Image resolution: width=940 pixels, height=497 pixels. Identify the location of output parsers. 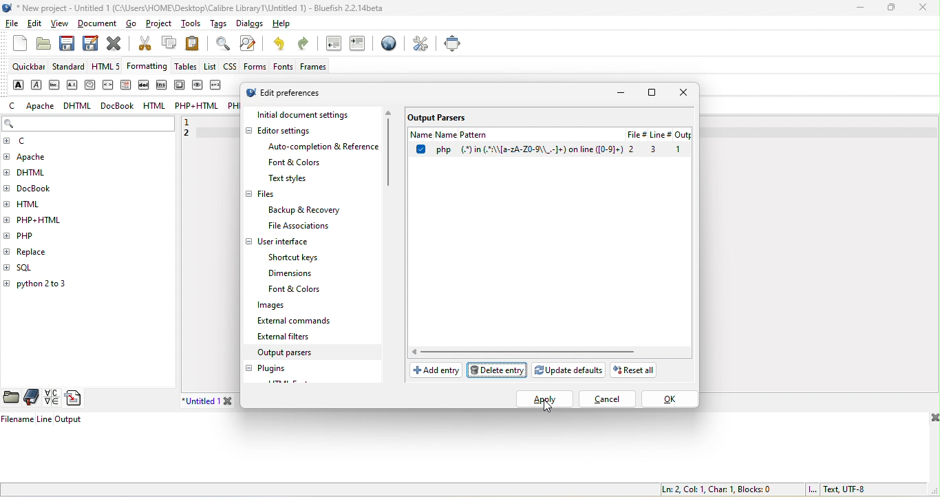
(438, 116).